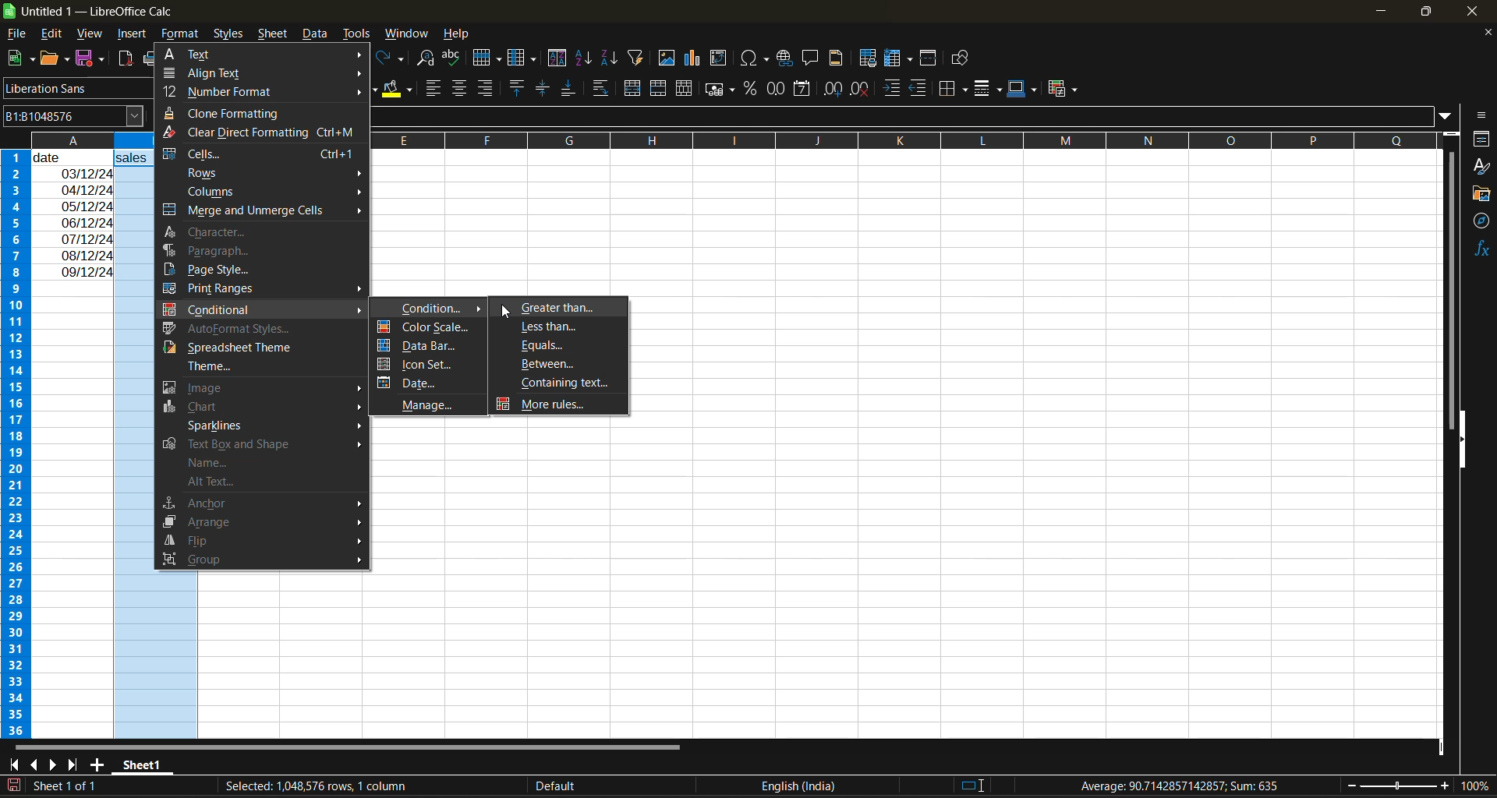 Image resolution: width=1497 pixels, height=798 pixels. I want to click on scroll to next sheet, so click(54, 763).